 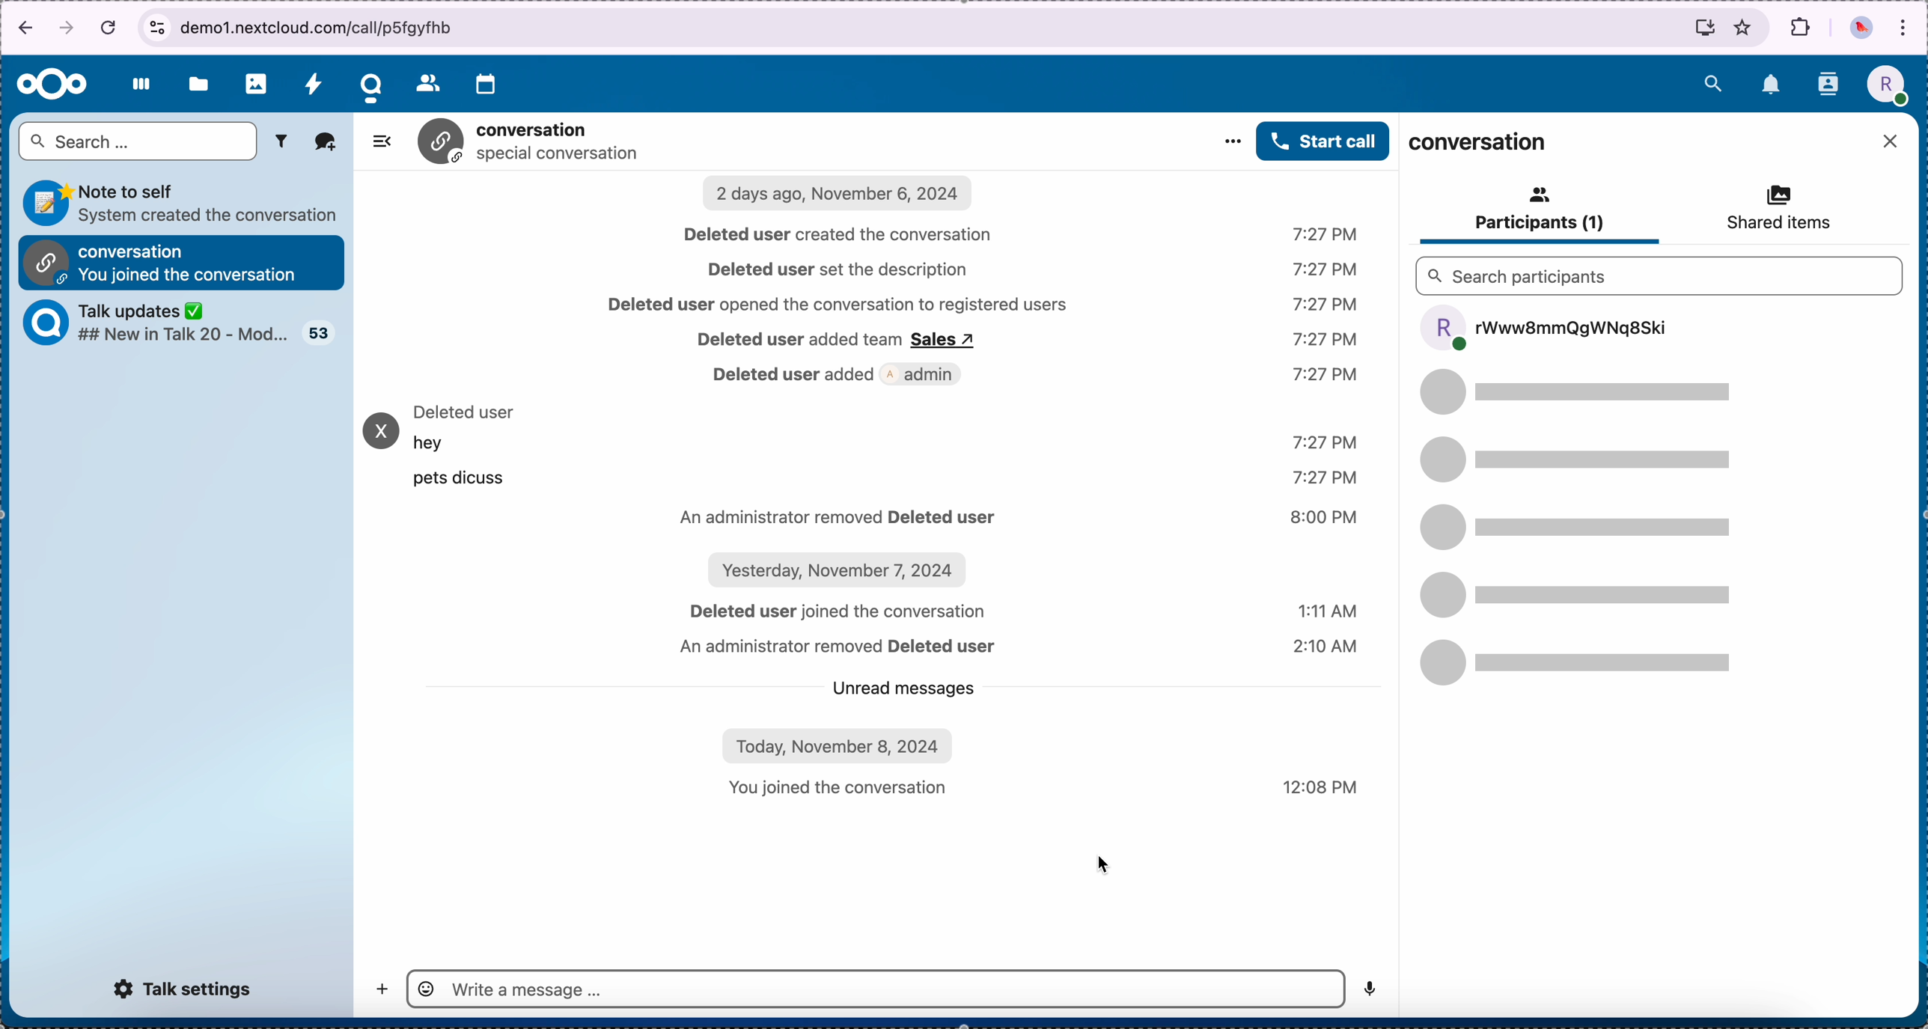 I want to click on start call button, so click(x=1323, y=141).